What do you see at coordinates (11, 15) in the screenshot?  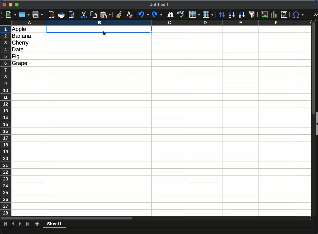 I see `new` at bounding box center [11, 15].